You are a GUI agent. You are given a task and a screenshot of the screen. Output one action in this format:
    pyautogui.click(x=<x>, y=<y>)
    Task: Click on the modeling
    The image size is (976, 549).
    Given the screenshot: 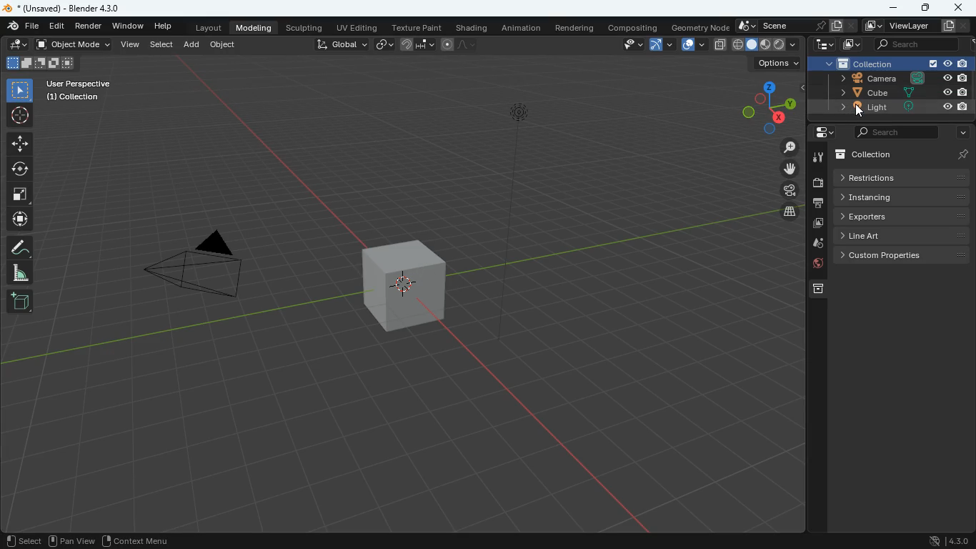 What is the action you would take?
    pyautogui.click(x=255, y=27)
    